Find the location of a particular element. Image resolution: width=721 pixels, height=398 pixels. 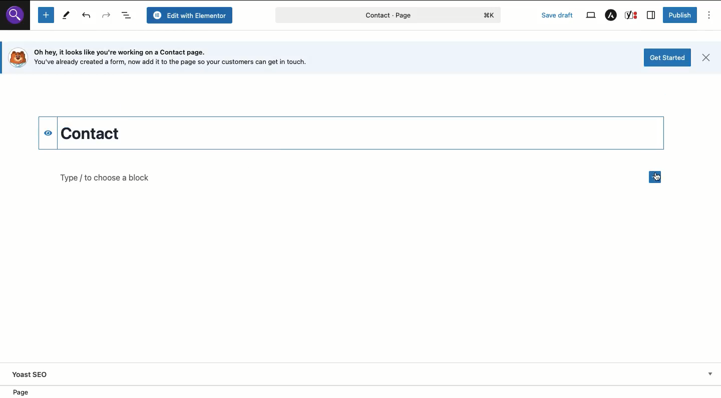

Options is located at coordinates (709, 15).